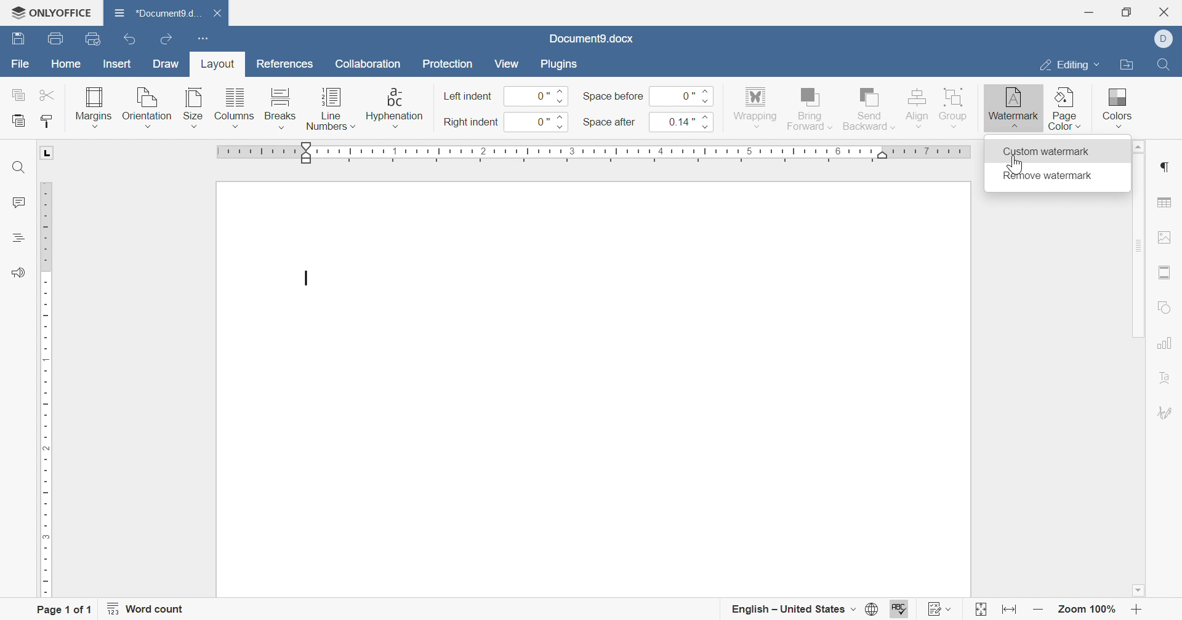  Describe the element at coordinates (17, 237) in the screenshot. I see `headings` at that location.